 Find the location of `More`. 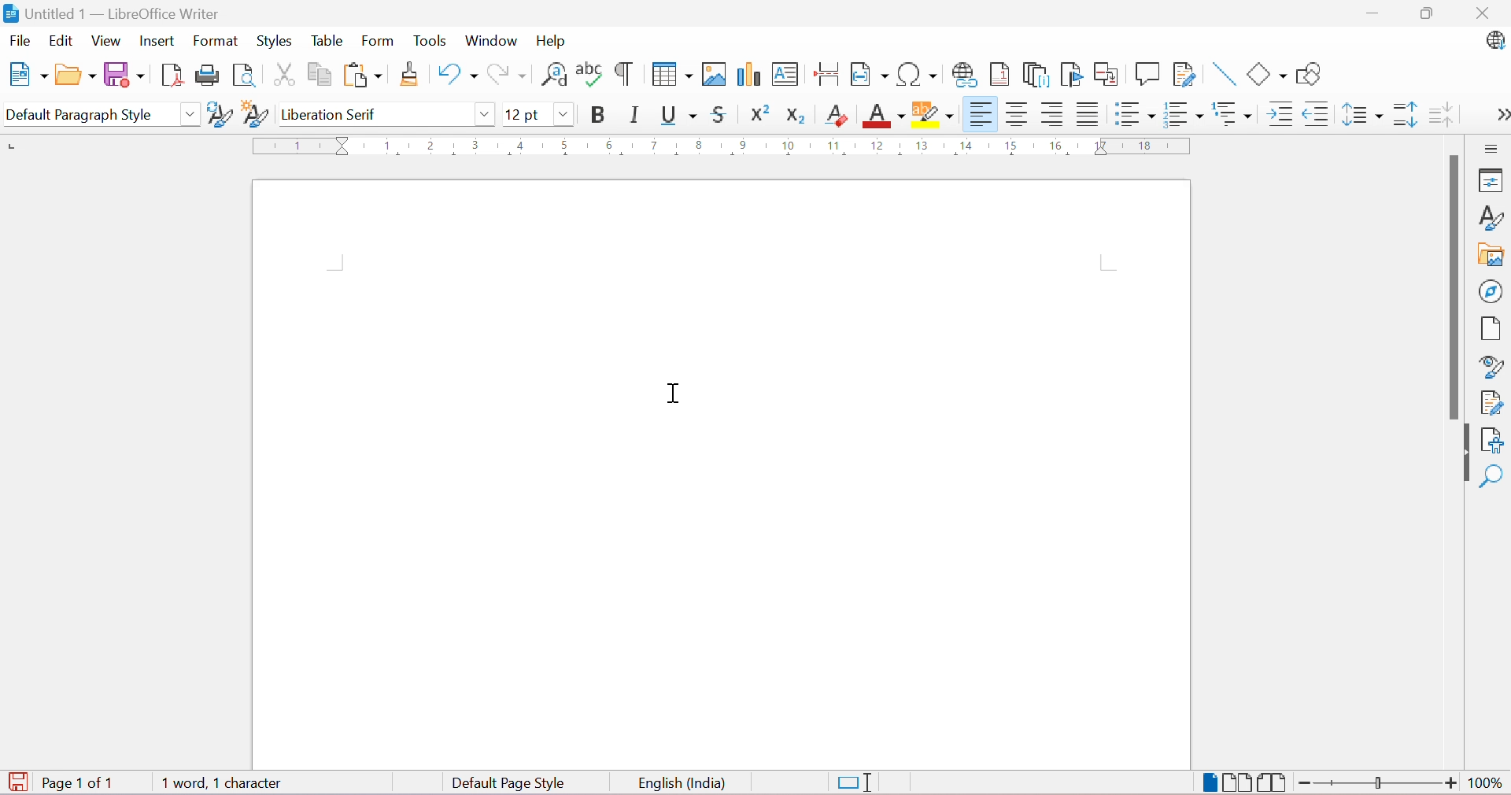

More is located at coordinates (1502, 113).